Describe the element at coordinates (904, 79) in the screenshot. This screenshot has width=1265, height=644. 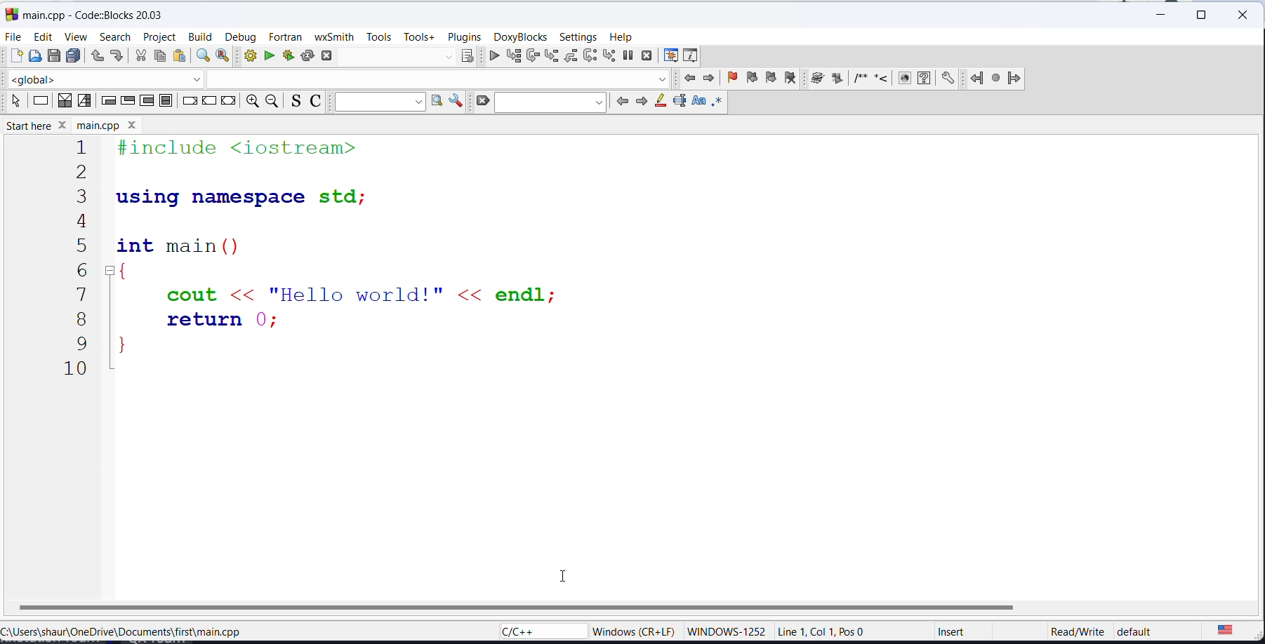
I see `icon` at that location.